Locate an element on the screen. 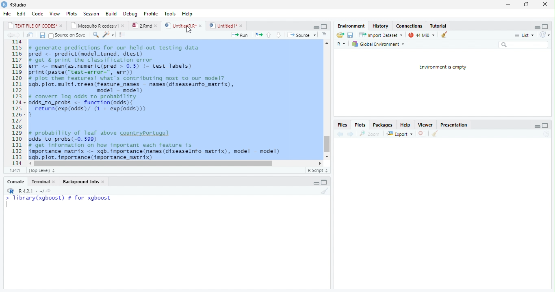 The height and width of the screenshot is (292, 555). # generate predictions for our held-out testing data
pred <- predict(model_tuned, drest)
# get & print the classification error
err <- mean(as.numeric(pred > 0.5) != test_labels)
print (paste(“test-error=", err))
# plot them features! what's contributing most to our model?
gb. plot. multi. trees (feature_names = names (diseaseInfo_matrix),
model = model)
# convert log odds to probability
odds_to_probs <- function(odds){
return(exp(odds)/ (1 + exp(0dds)))
3 is located at coordinates (136, 83).